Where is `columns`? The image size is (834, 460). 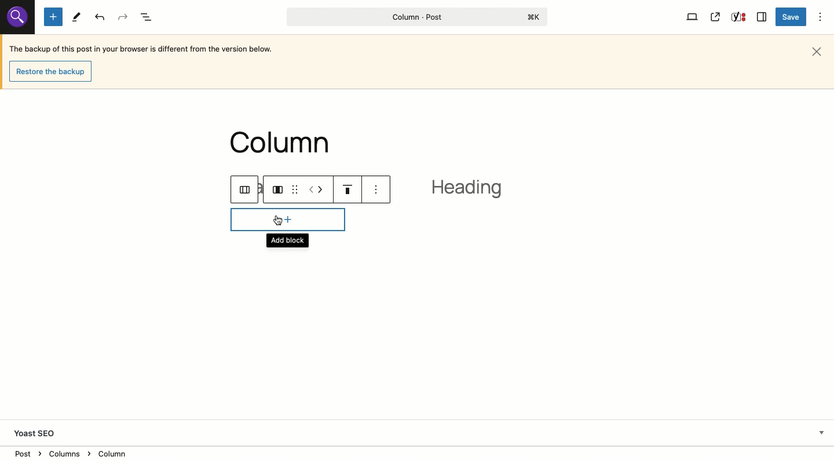 columns is located at coordinates (247, 191).